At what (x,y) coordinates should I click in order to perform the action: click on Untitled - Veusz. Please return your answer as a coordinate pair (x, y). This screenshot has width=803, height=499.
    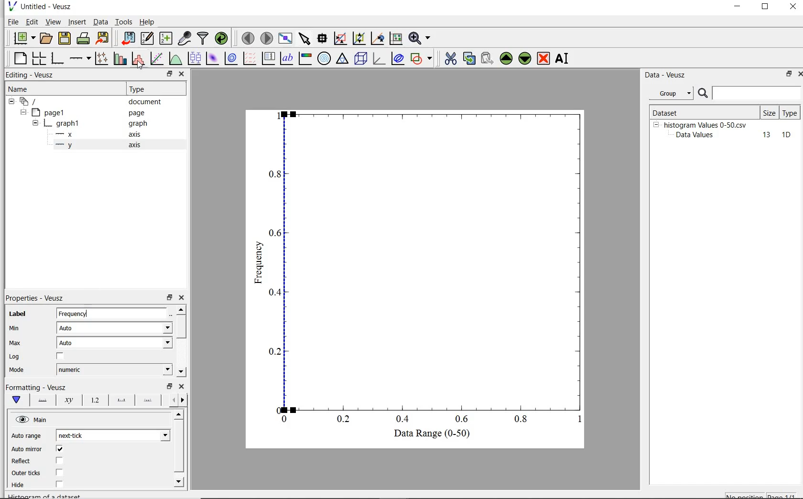
    Looking at the image, I should click on (48, 6).